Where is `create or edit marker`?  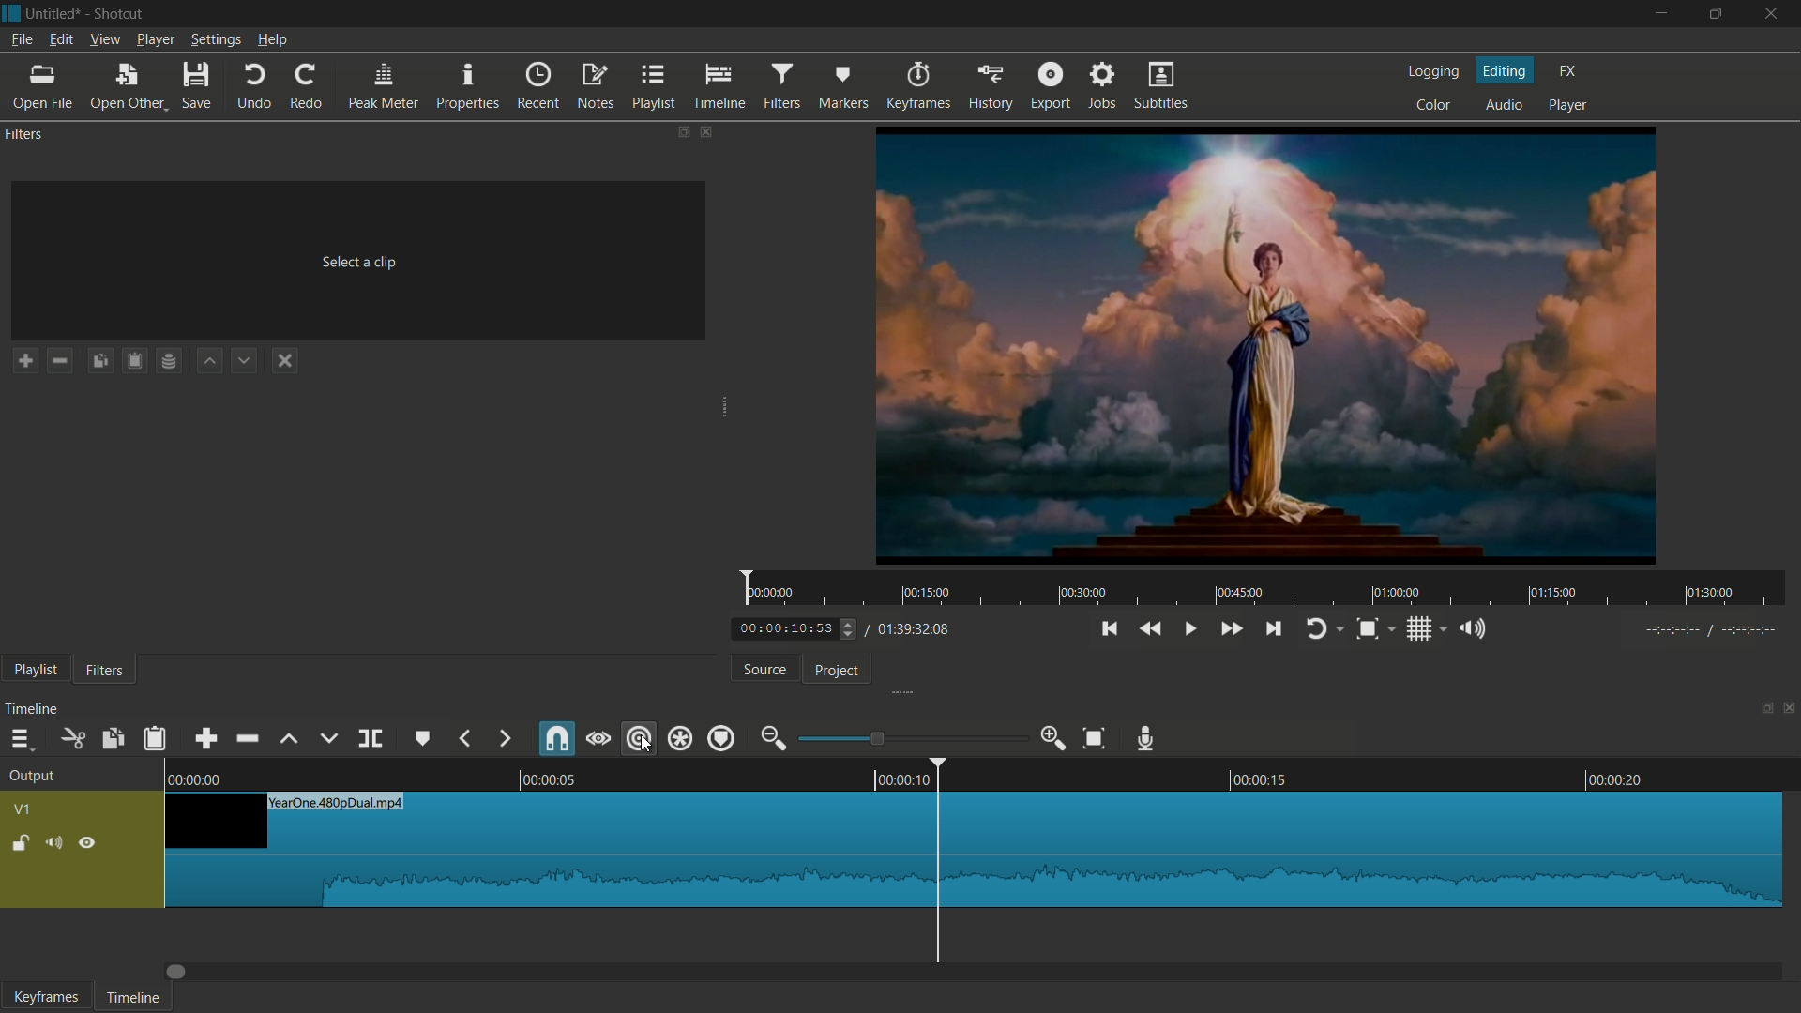 create or edit marker is located at coordinates (419, 738).